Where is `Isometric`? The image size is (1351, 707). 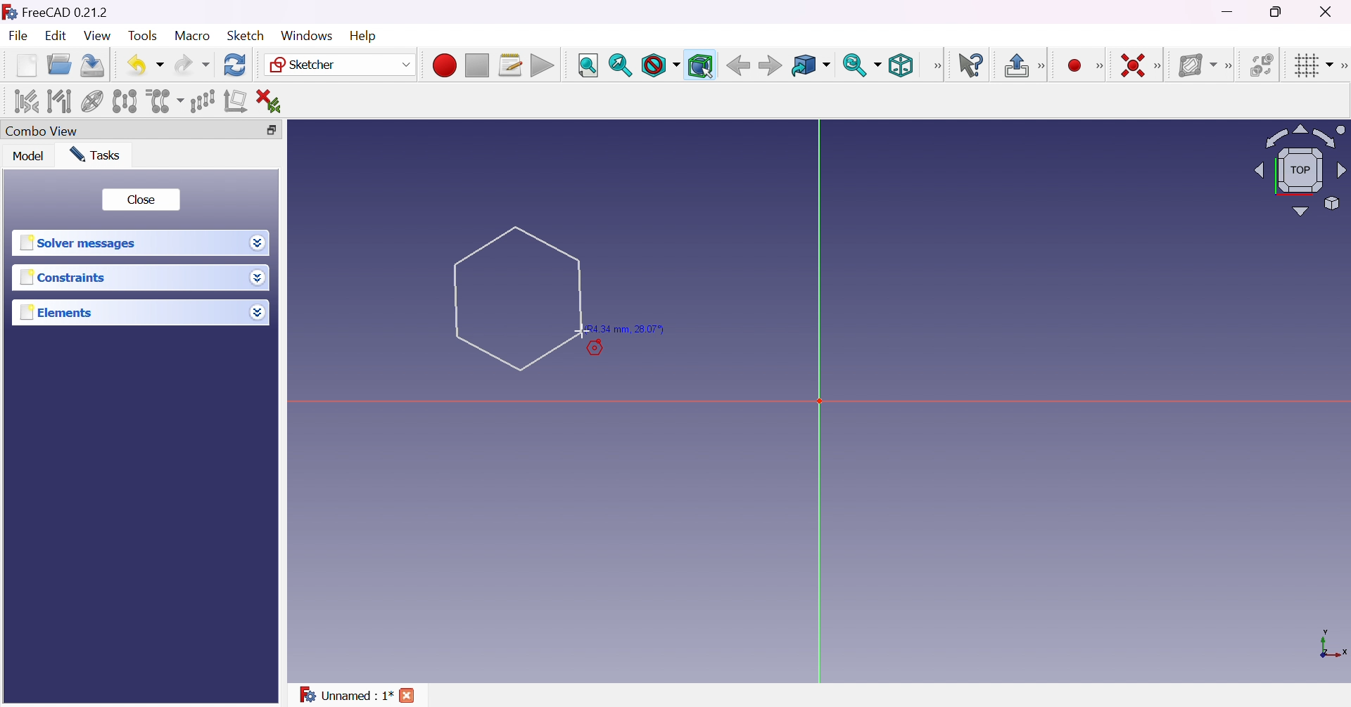 Isometric is located at coordinates (901, 65).